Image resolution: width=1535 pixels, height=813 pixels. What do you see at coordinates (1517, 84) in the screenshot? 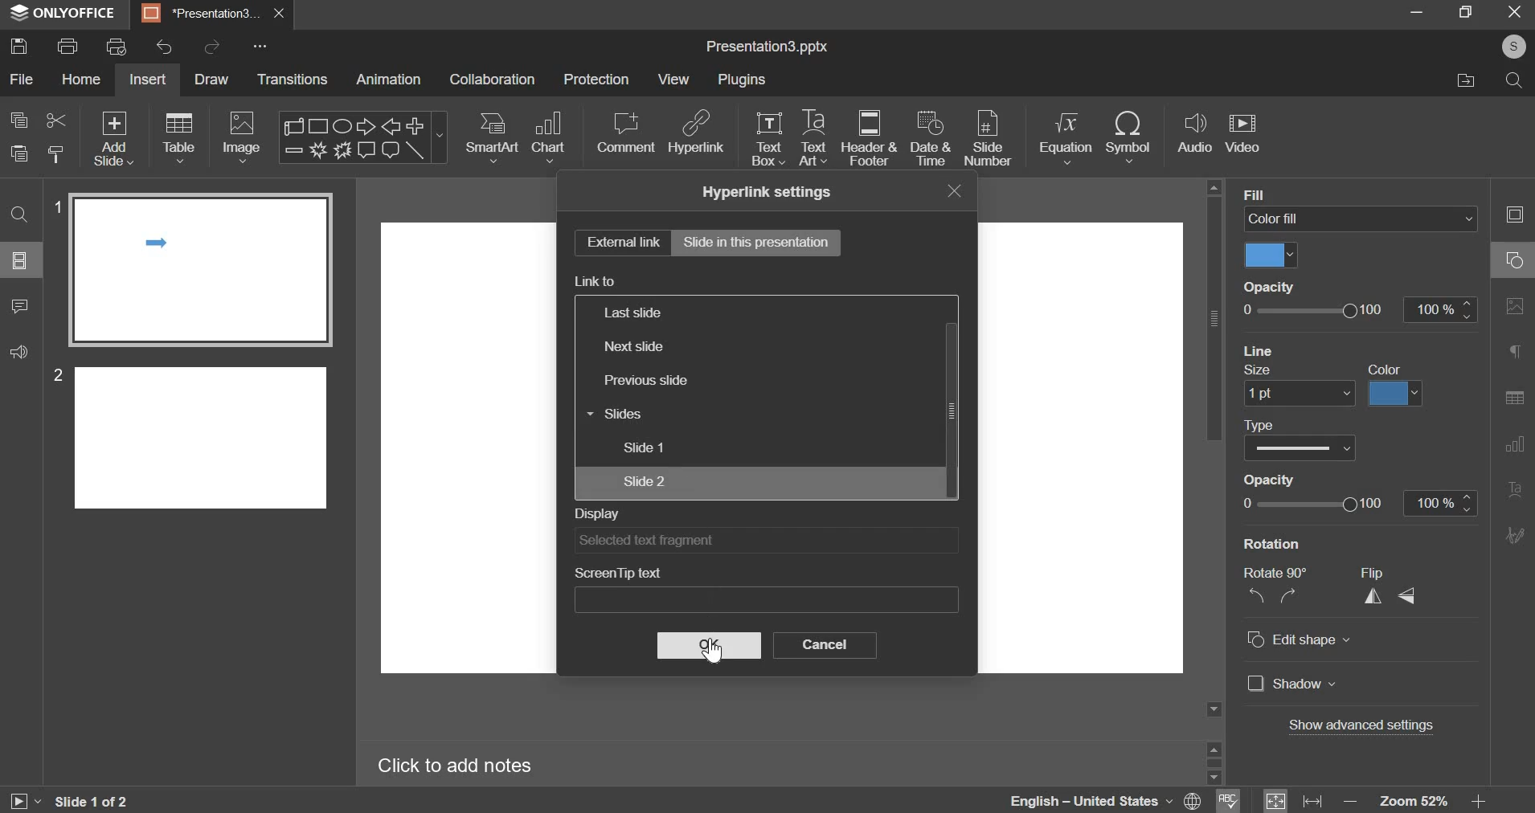
I see `search` at bounding box center [1517, 84].